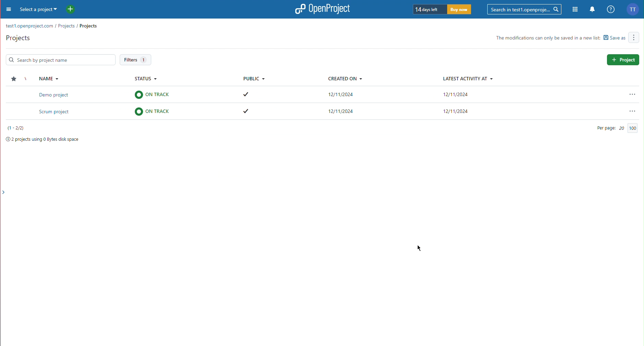 This screenshot has height=346, width=644. I want to click on Select a project, so click(47, 9).